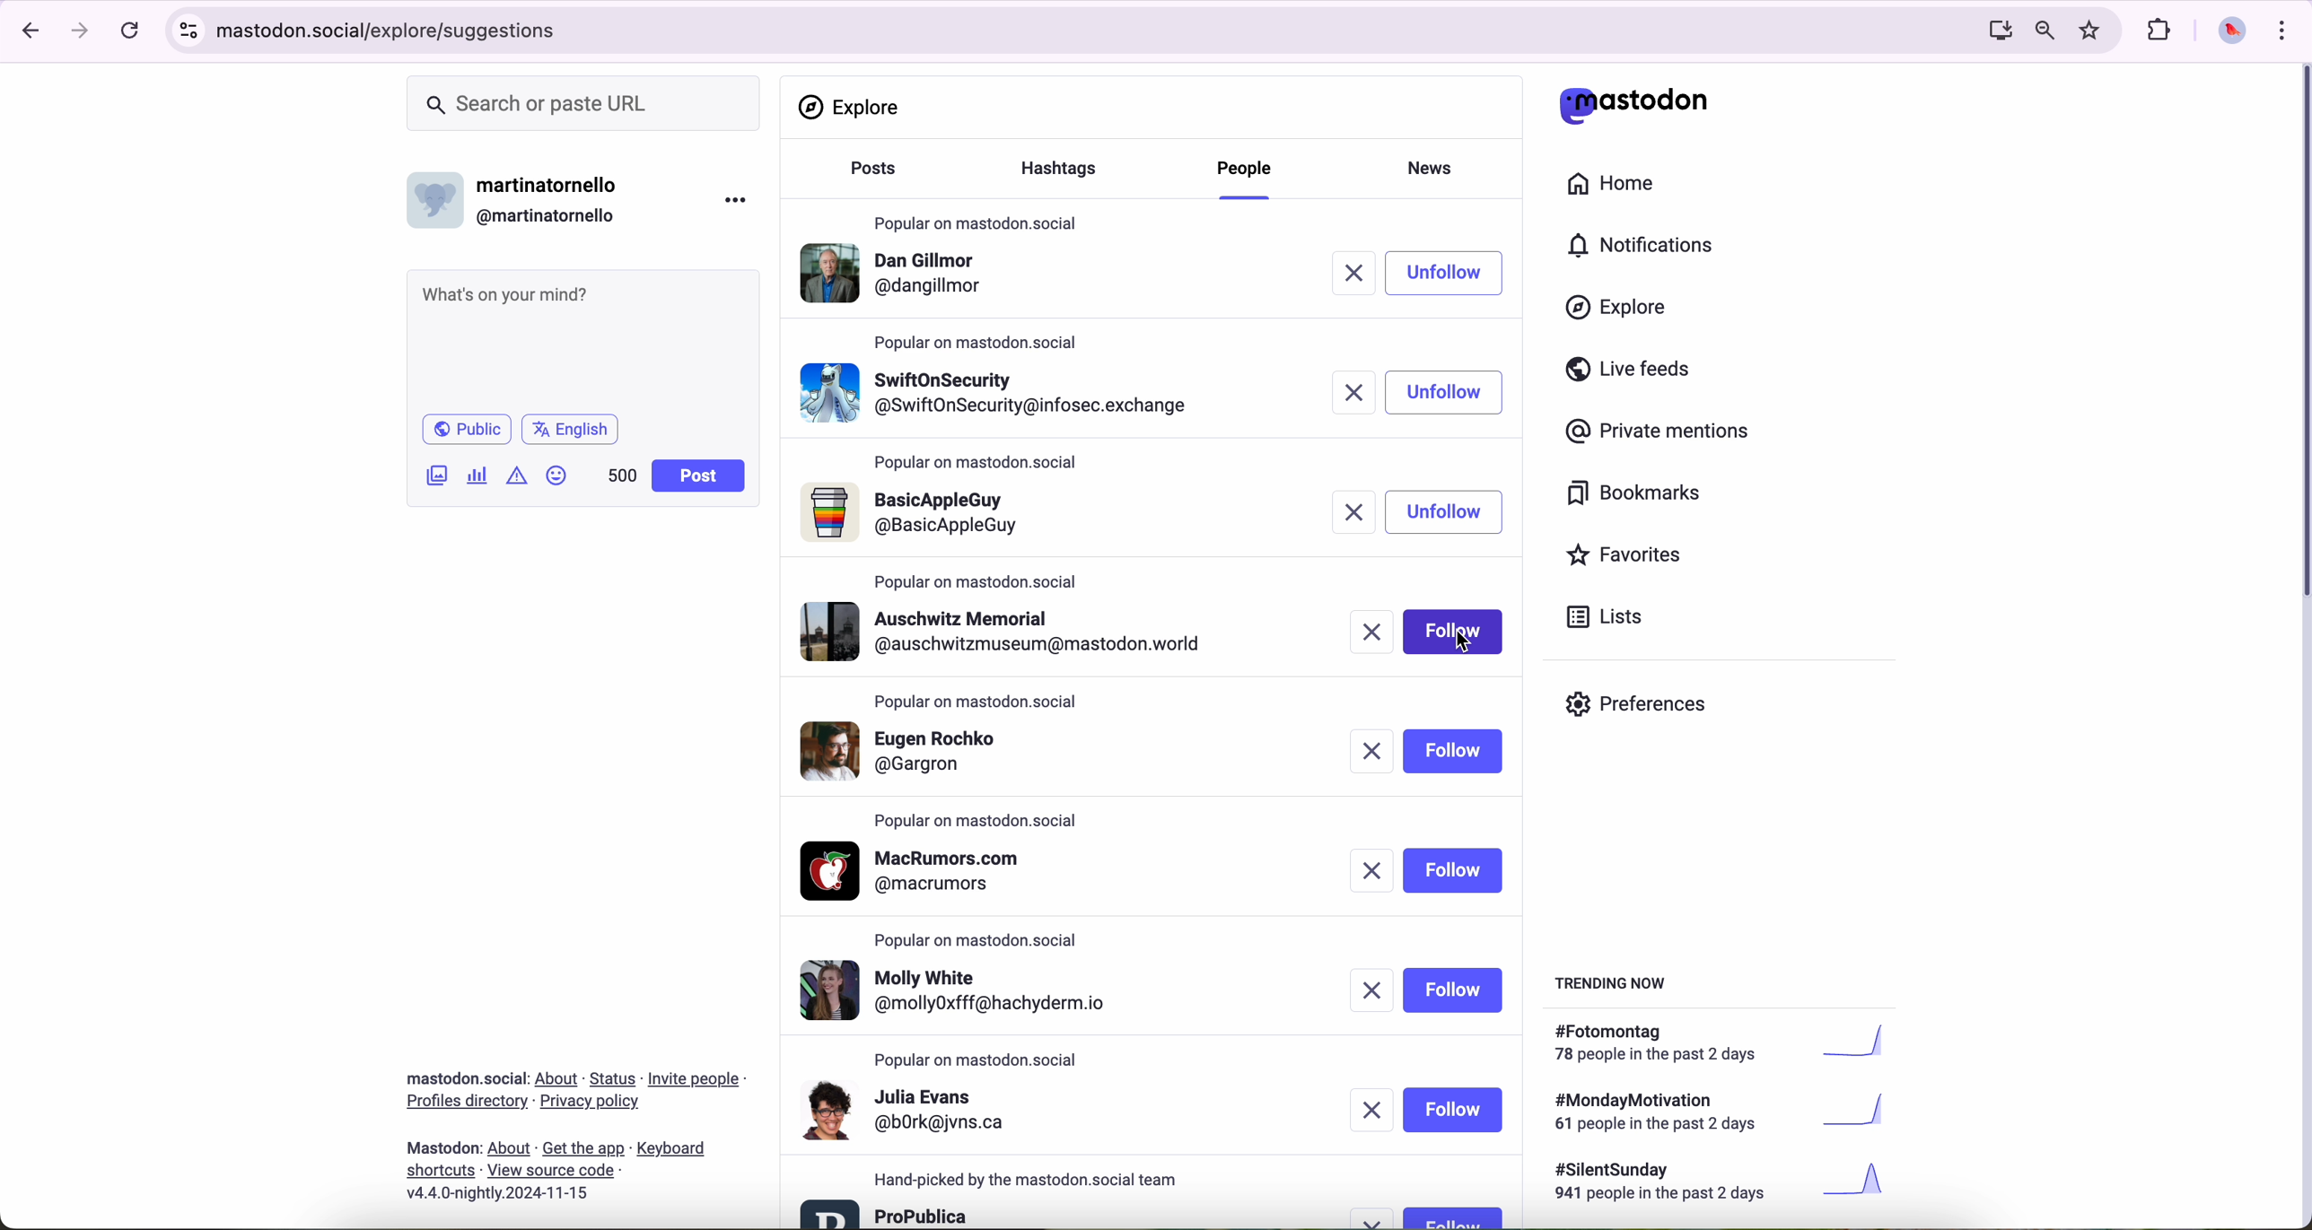  I want to click on click on follow, so click(1457, 633).